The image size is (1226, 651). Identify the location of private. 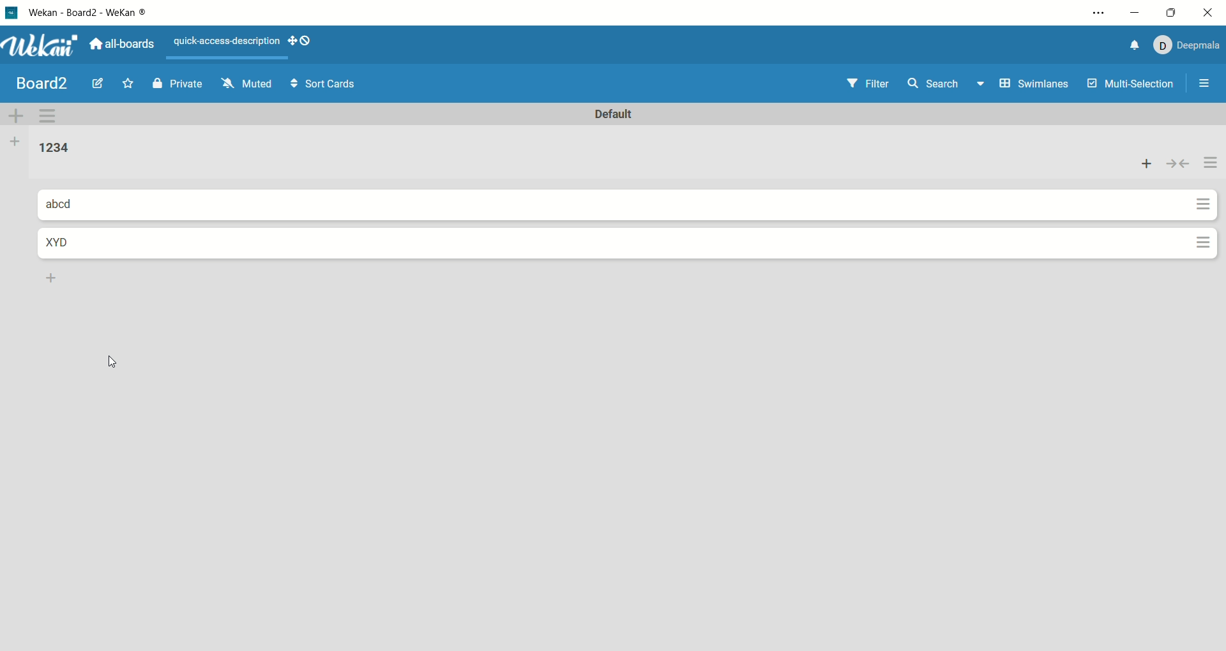
(176, 82).